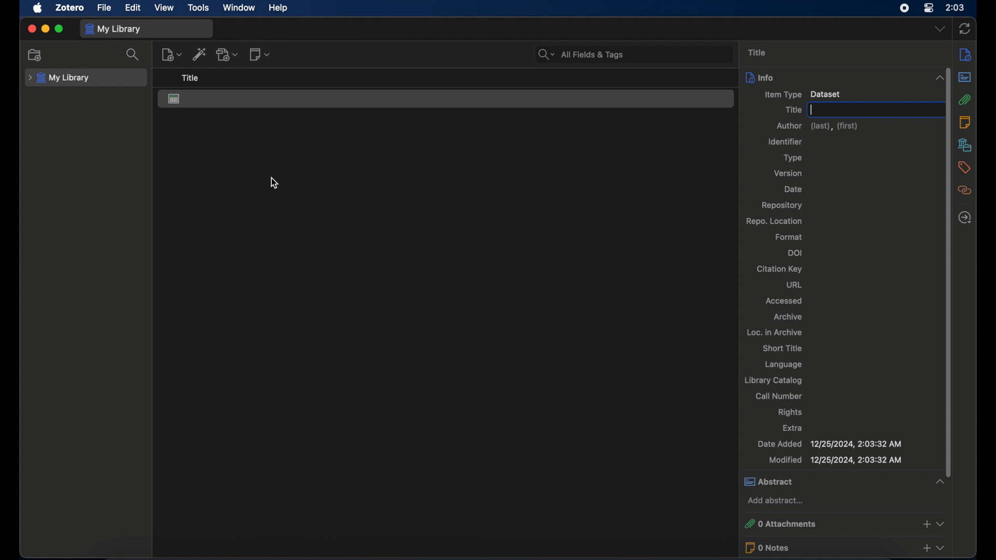 This screenshot has height=560, width=996. I want to click on format, so click(789, 237).